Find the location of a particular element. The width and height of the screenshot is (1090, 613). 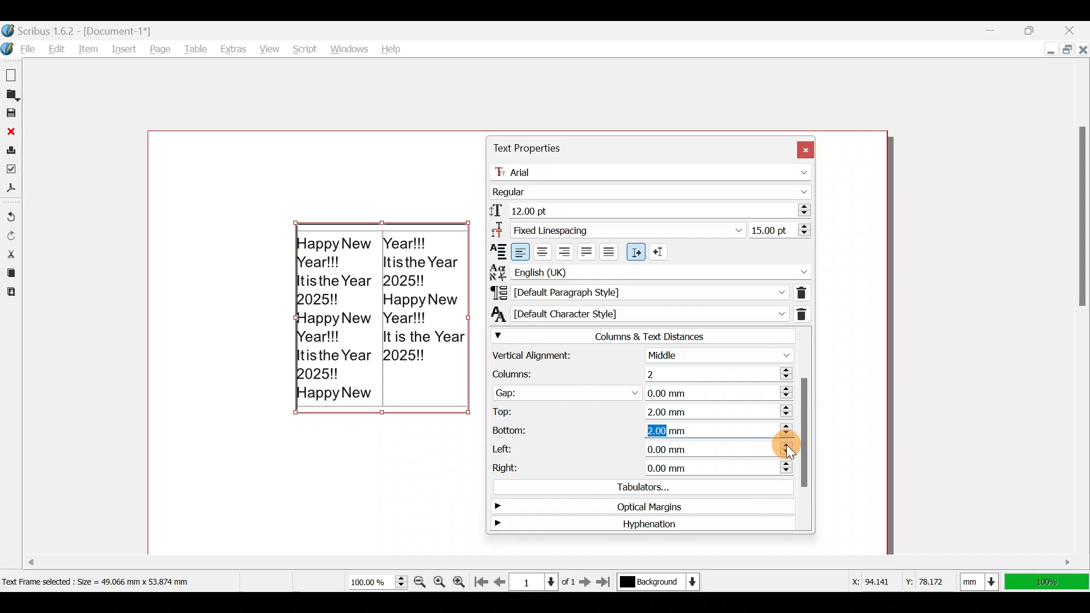

Go to the next page is located at coordinates (586, 581).